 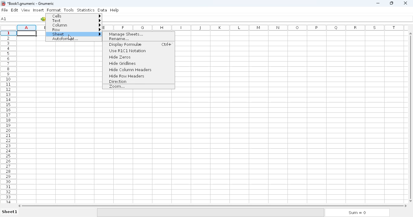 What do you see at coordinates (120, 39) in the screenshot?
I see `rename` at bounding box center [120, 39].